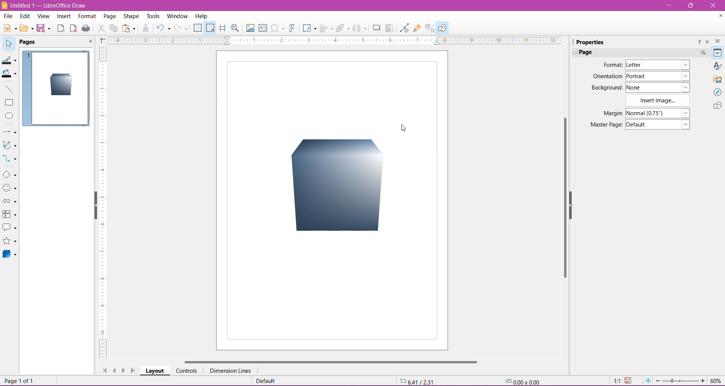 The image size is (725, 386). Describe the element at coordinates (293, 28) in the screenshot. I see `Insert Fontwork Text` at that location.